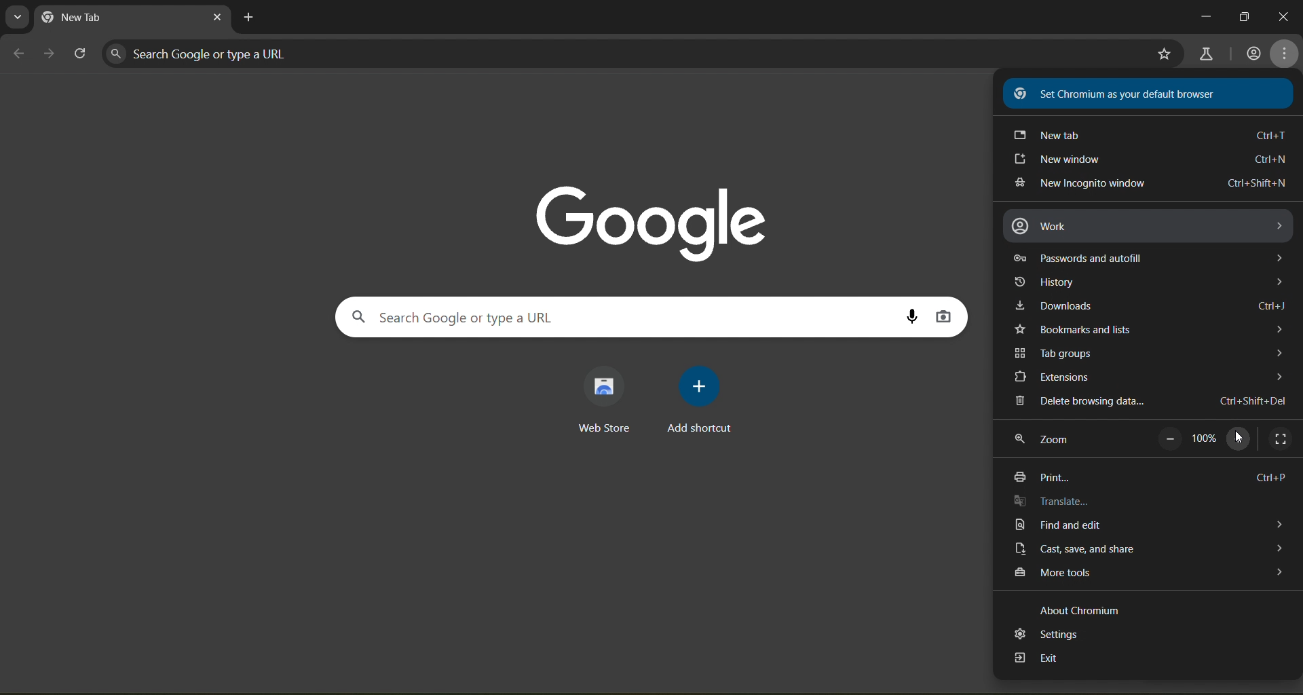 The height and width of the screenshot is (695, 1303). What do you see at coordinates (251, 18) in the screenshot?
I see `new tab` at bounding box center [251, 18].